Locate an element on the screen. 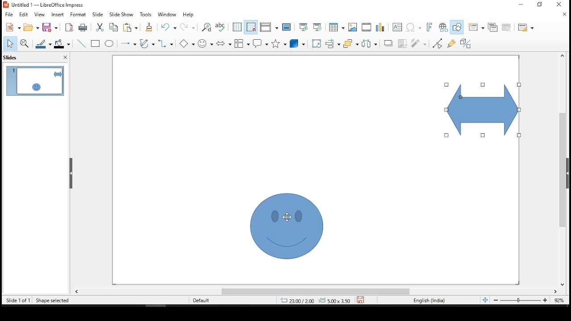 The width and height of the screenshot is (571, 321). line is located at coordinates (81, 44).